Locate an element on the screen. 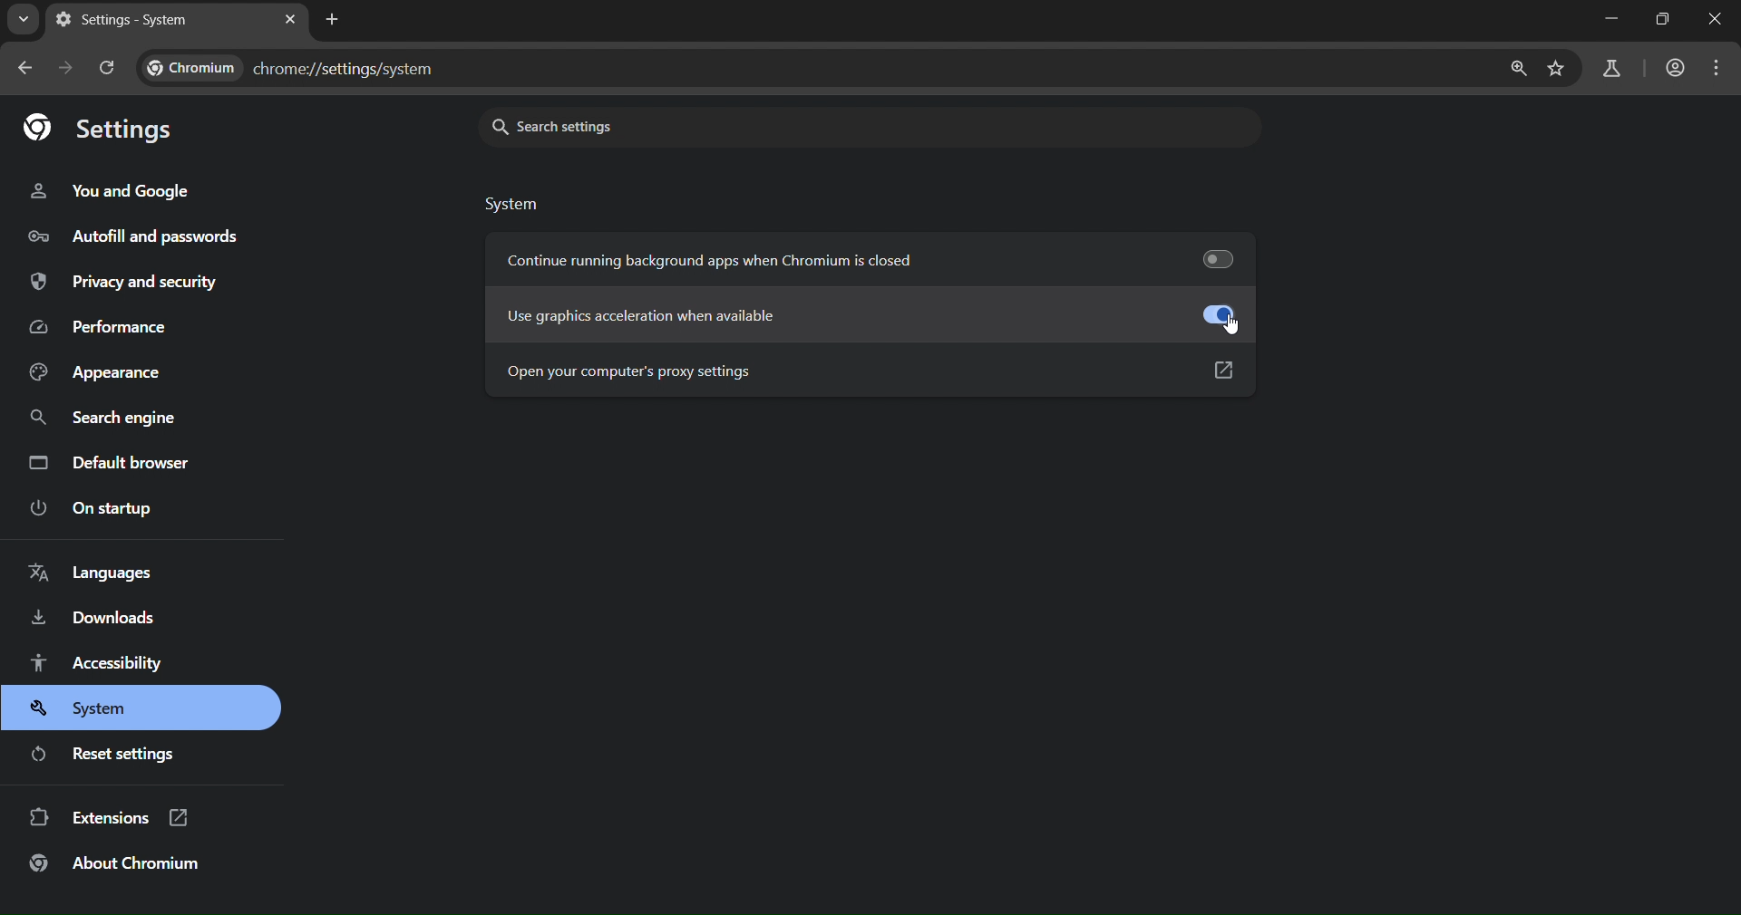 The image size is (1741, 915). reload page is located at coordinates (109, 64).